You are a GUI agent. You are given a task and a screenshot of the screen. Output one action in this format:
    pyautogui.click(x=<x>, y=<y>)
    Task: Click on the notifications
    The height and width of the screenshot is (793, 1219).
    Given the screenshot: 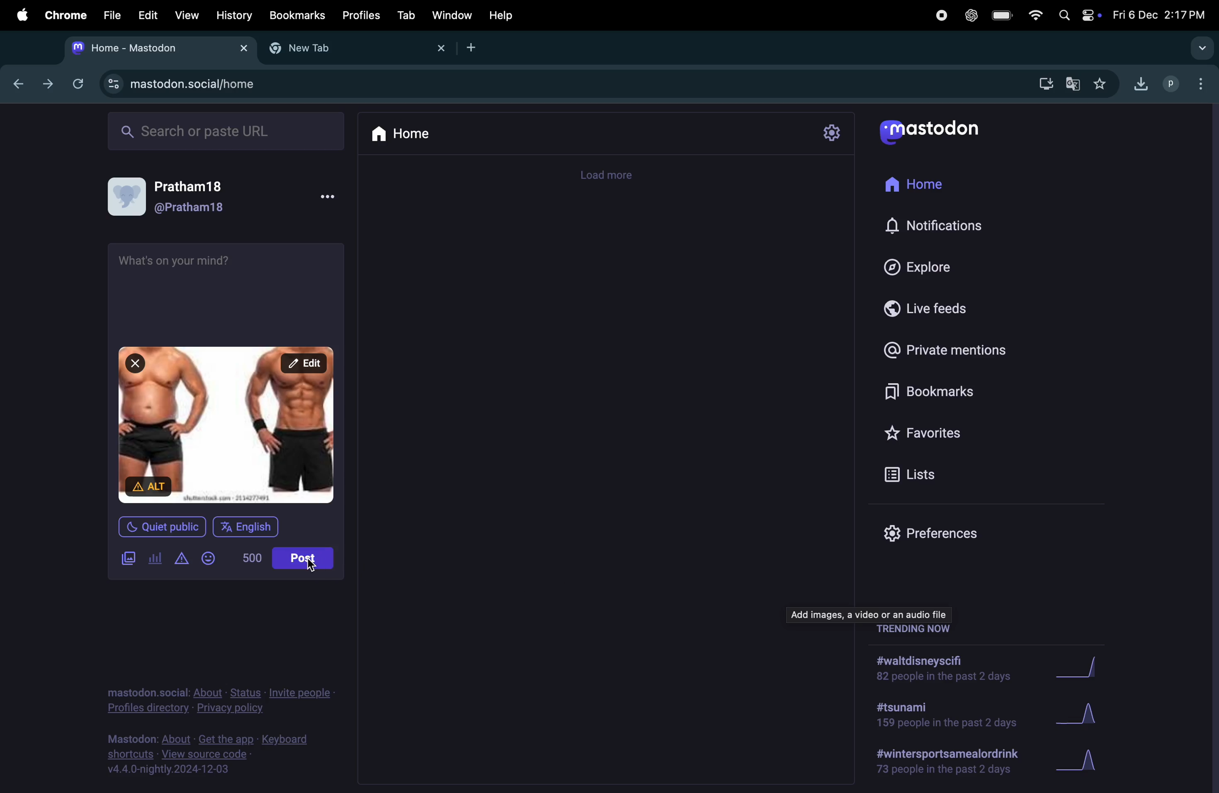 What is the action you would take?
    pyautogui.click(x=938, y=226)
    